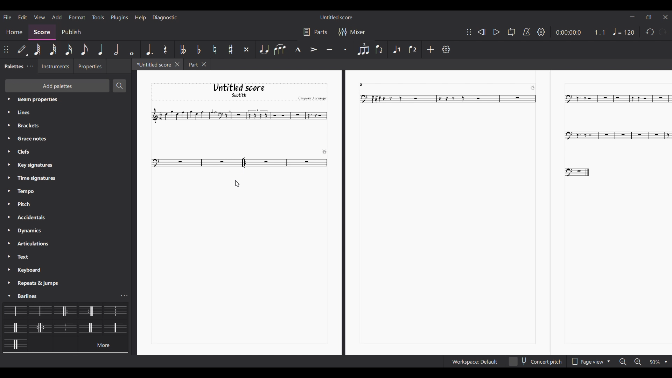 The height and width of the screenshot is (378, 672). I want to click on Selected barline highlighted, so click(65, 311).